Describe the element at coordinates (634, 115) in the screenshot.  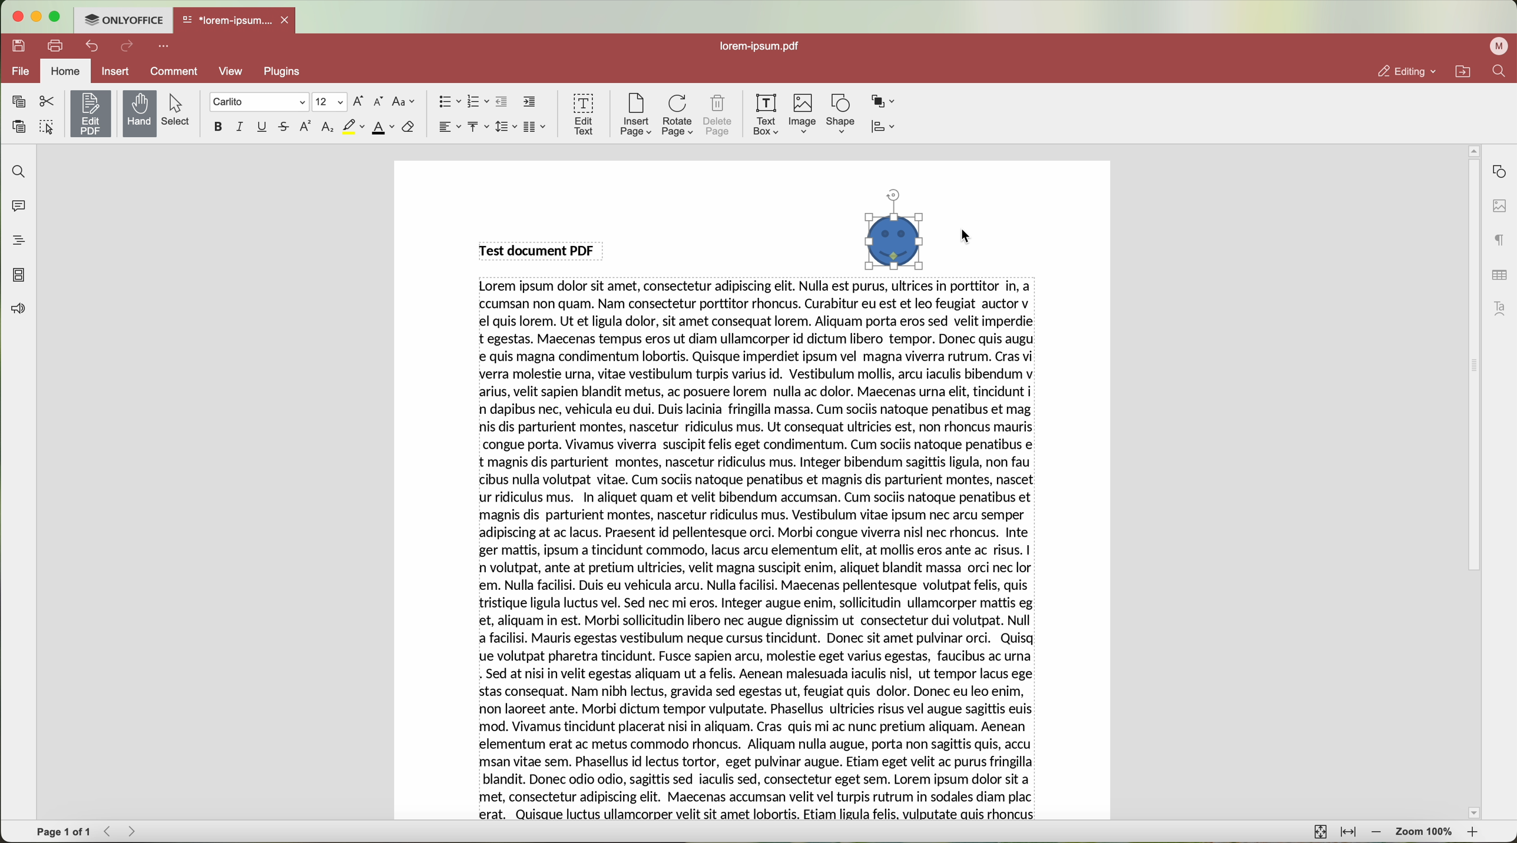
I see `insert page` at that location.